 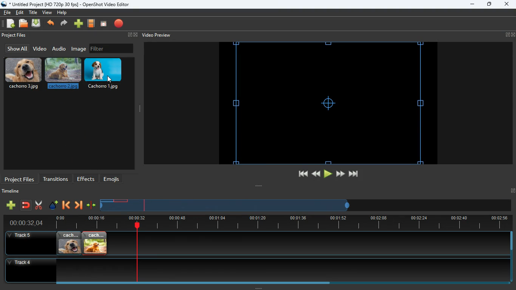 What do you see at coordinates (21, 236) in the screenshot?
I see `track 5` at bounding box center [21, 236].